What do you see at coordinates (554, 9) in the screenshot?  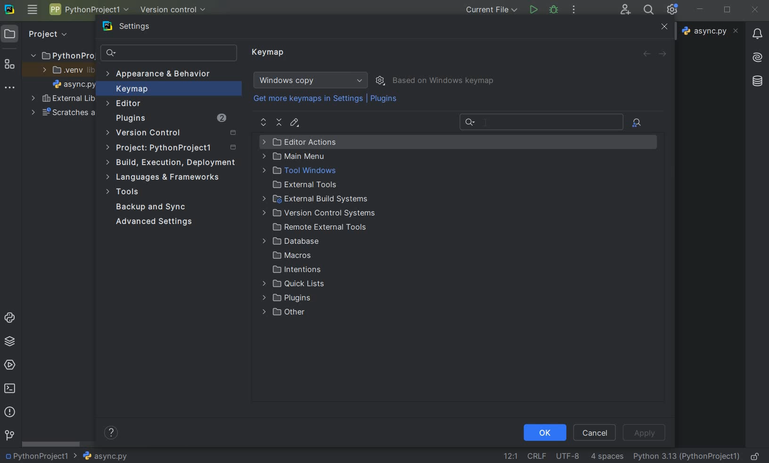 I see `debug` at bounding box center [554, 9].